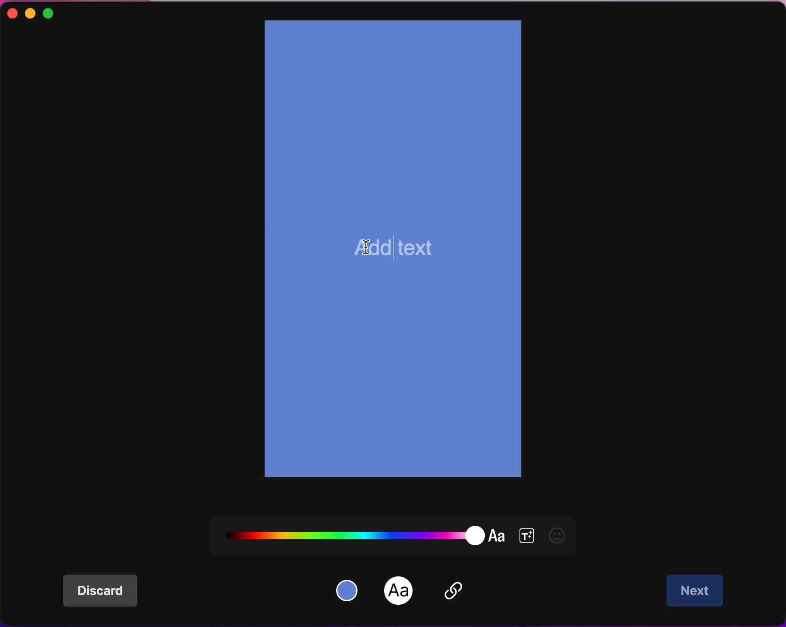 Image resolution: width=786 pixels, height=627 pixels. I want to click on next, so click(697, 591).